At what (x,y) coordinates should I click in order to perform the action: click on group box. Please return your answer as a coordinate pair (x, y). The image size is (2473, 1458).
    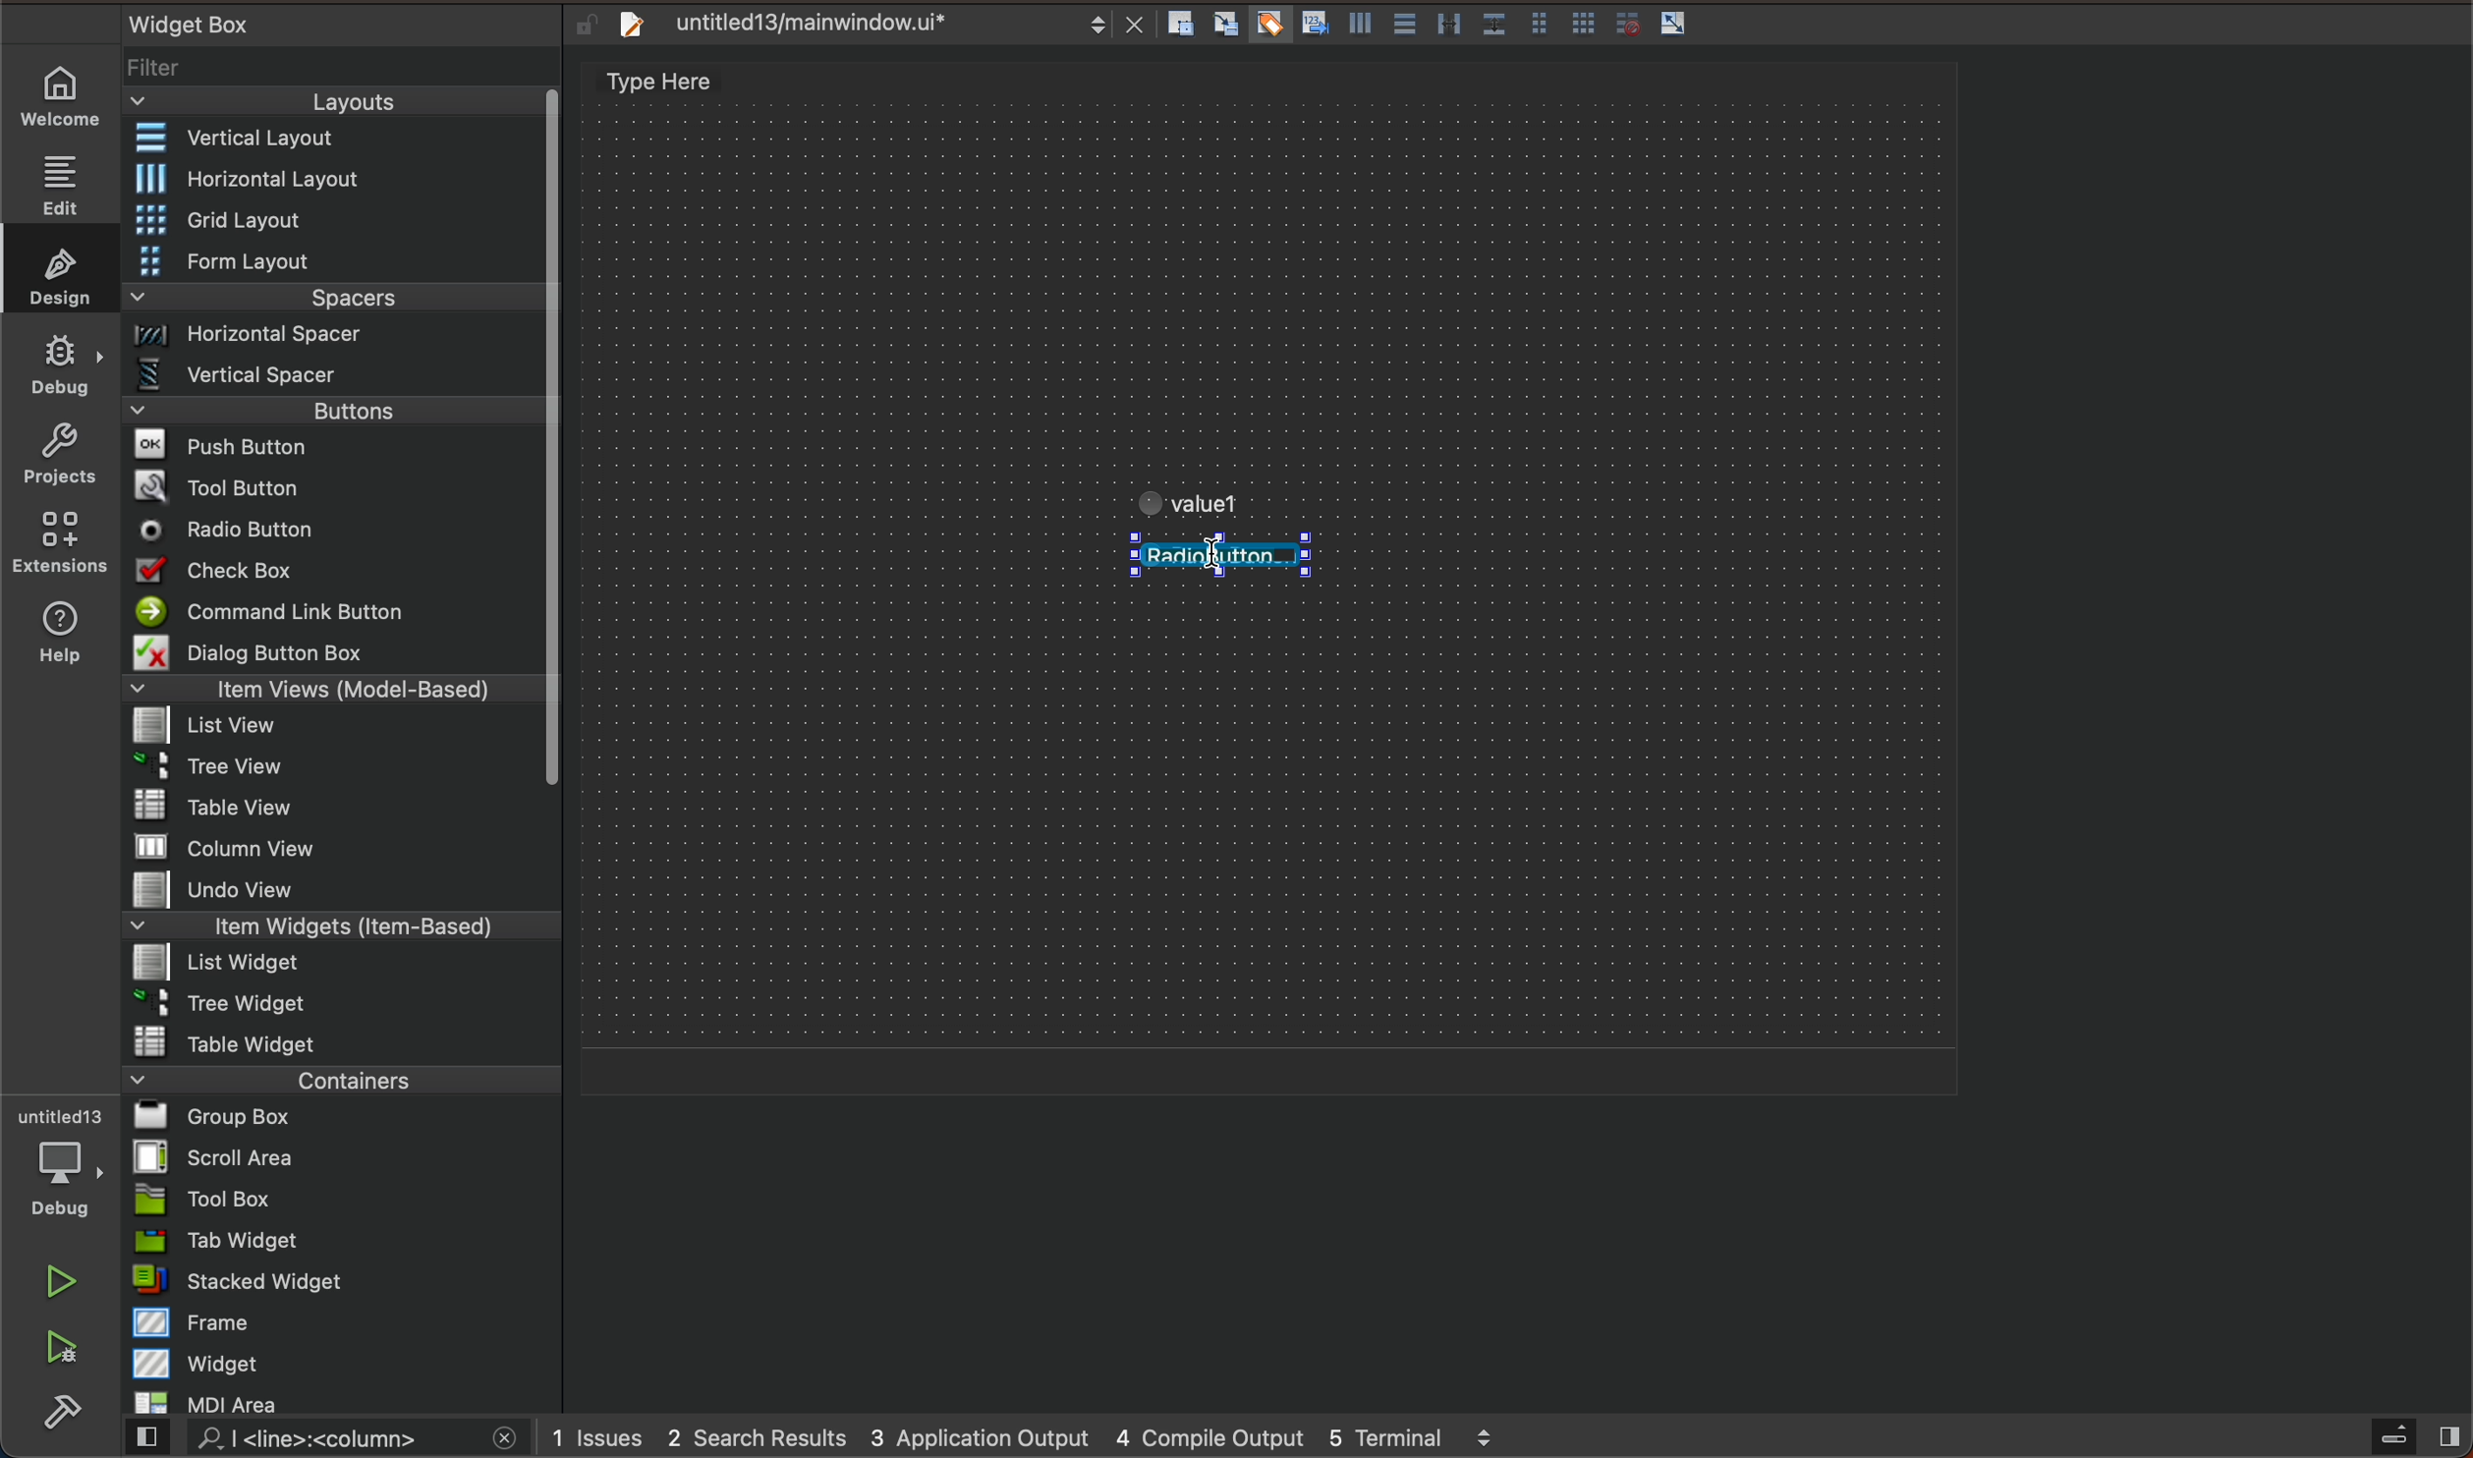
    Looking at the image, I should click on (343, 1115).